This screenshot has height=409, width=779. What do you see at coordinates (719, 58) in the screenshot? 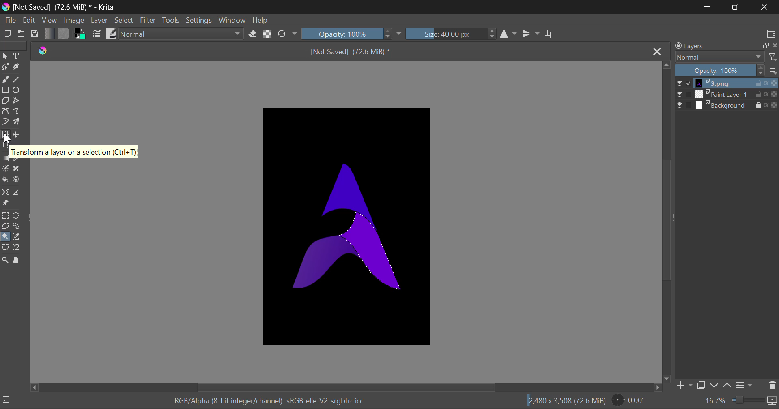
I see `Blending Modes` at bounding box center [719, 58].